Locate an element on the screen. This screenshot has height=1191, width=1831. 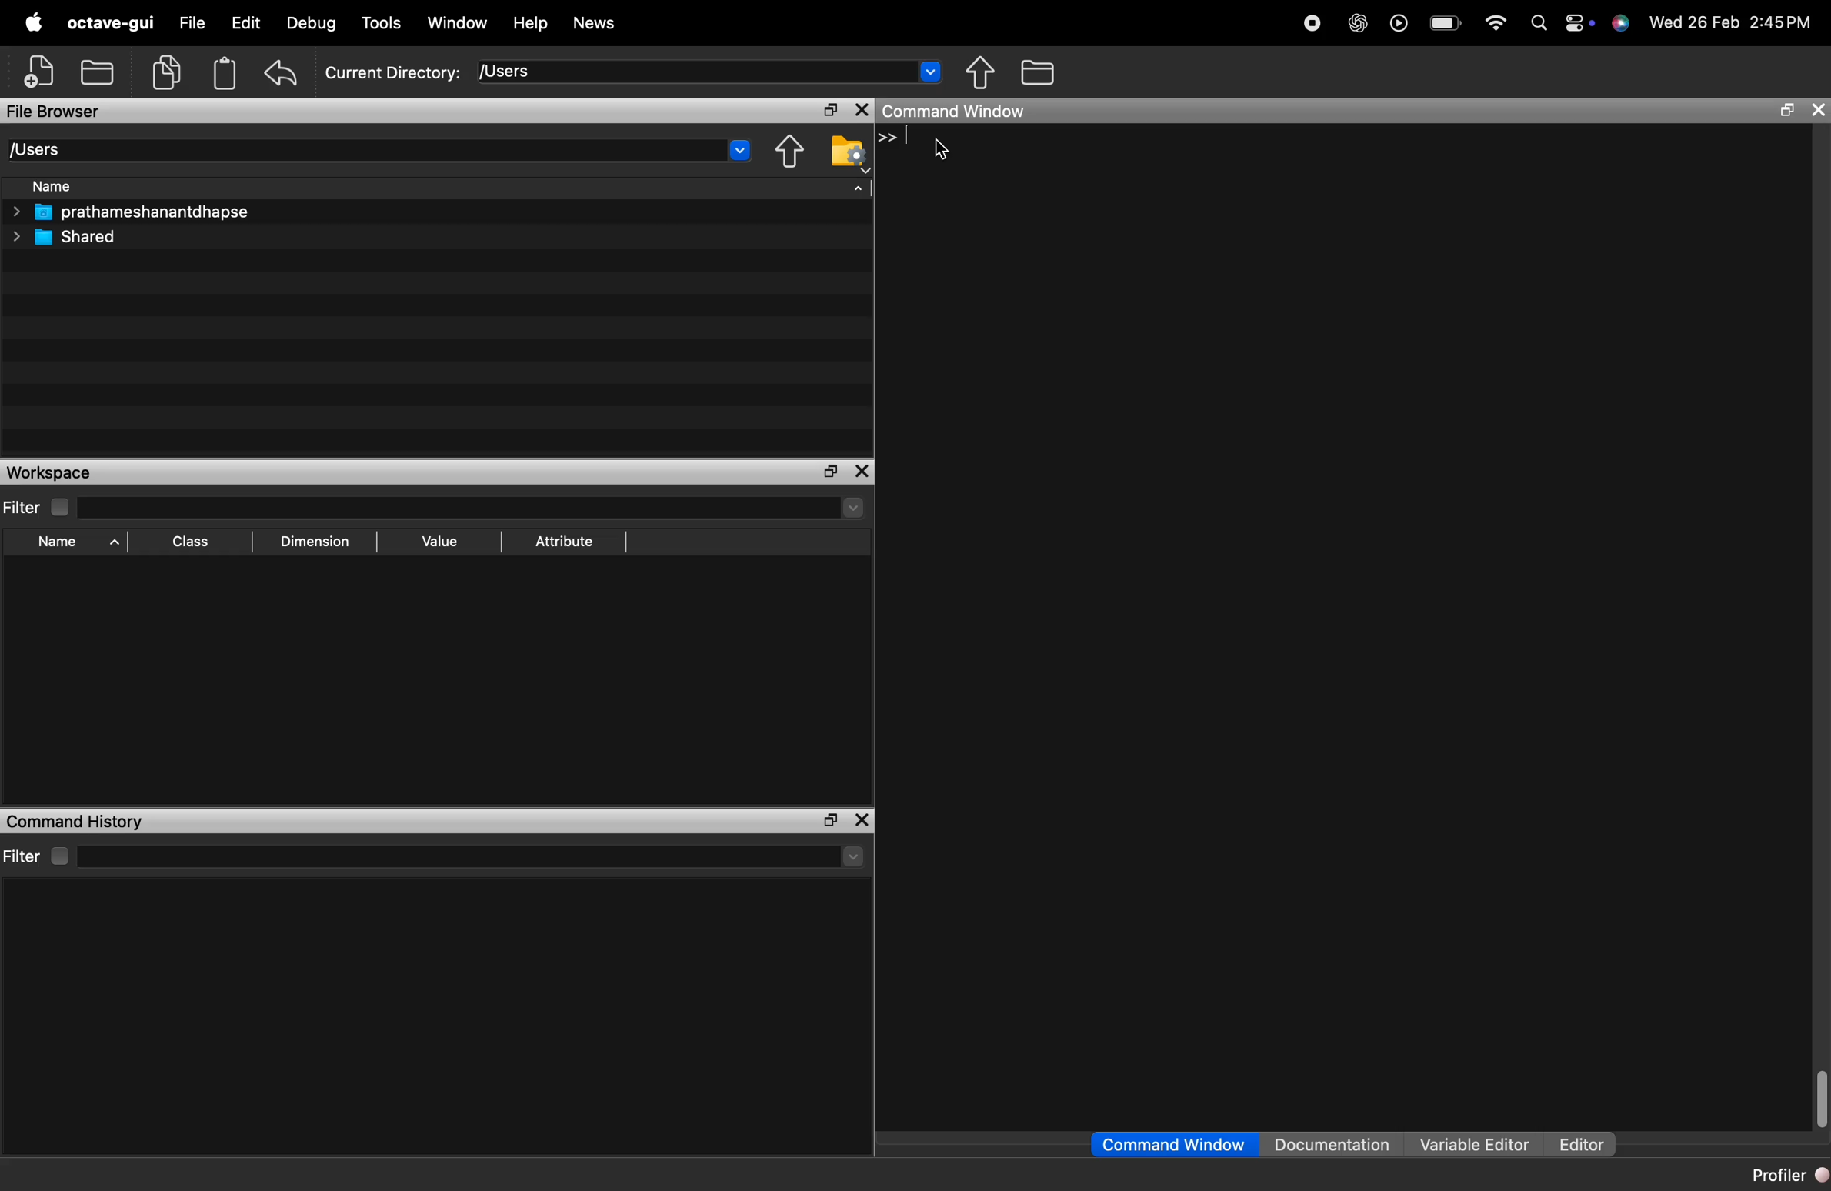
AI is located at coordinates (1356, 18).